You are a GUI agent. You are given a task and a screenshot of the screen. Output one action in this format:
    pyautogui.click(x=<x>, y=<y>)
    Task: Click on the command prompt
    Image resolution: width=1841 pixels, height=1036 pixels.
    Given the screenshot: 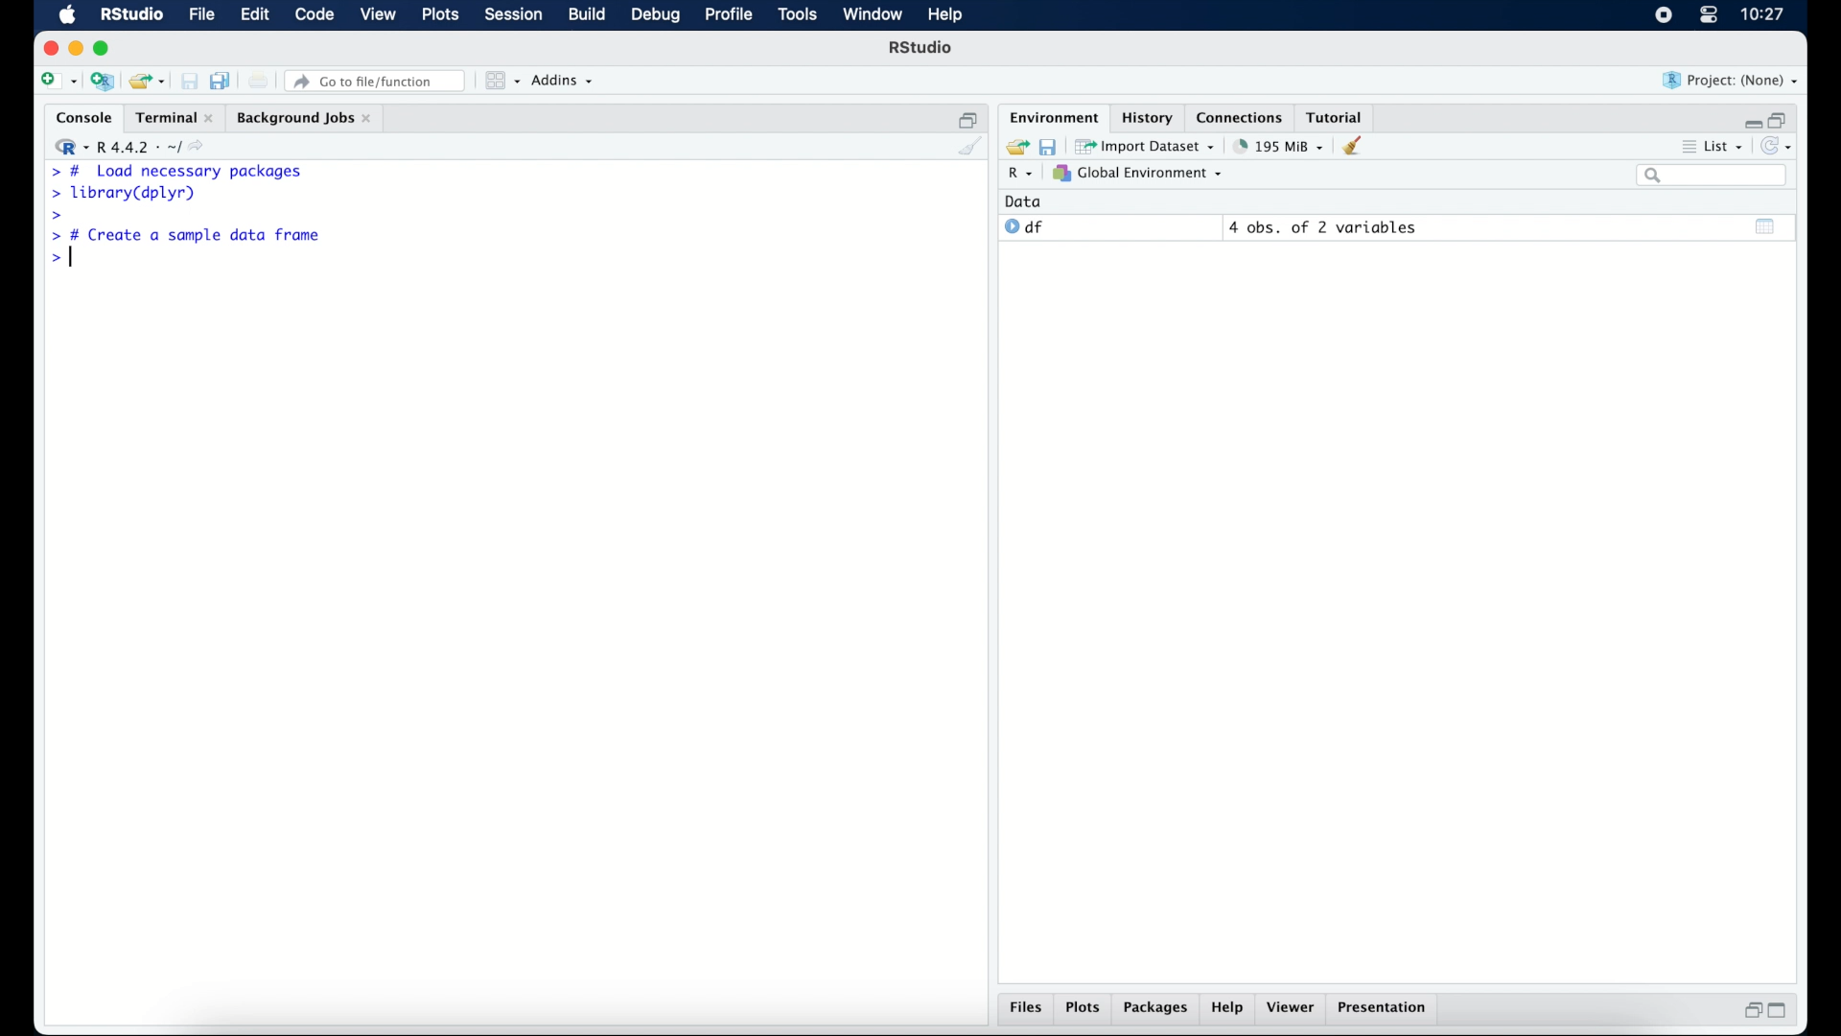 What is the action you would take?
    pyautogui.click(x=53, y=216)
    